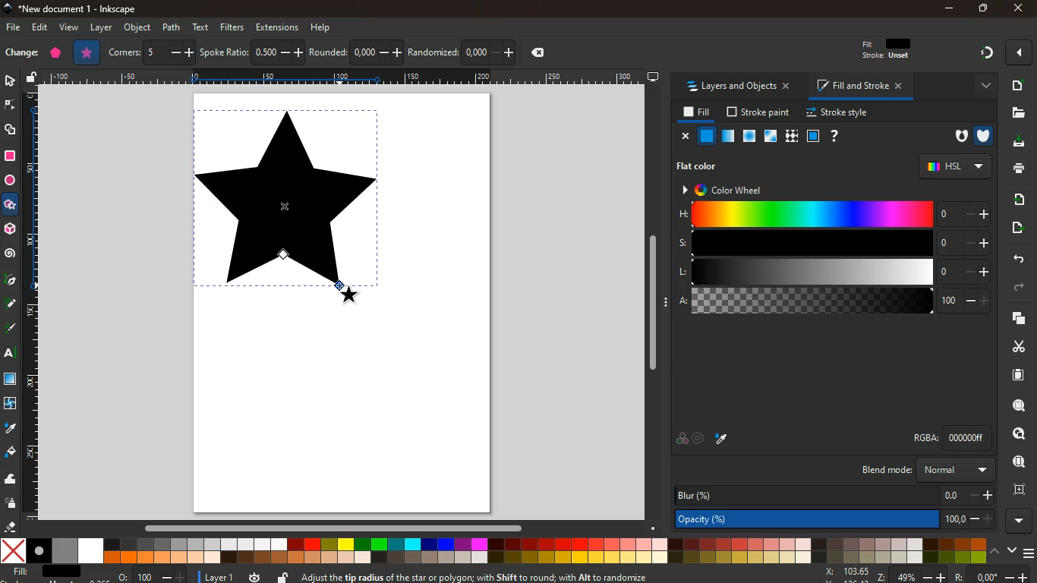  Describe the element at coordinates (994, 550) in the screenshot. I see `up` at that location.